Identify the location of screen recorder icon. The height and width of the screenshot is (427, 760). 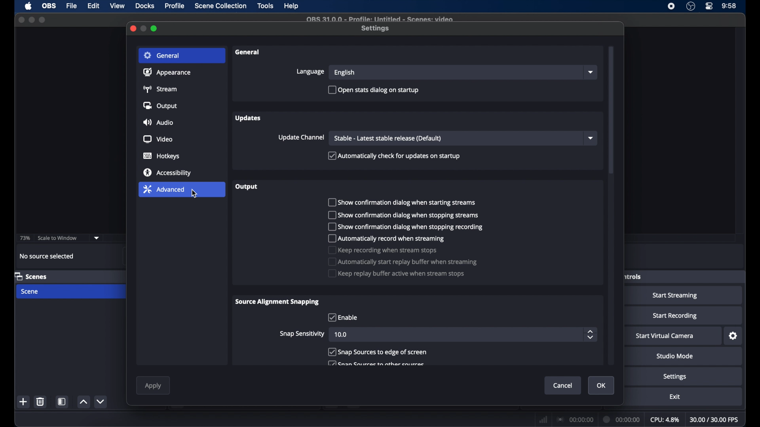
(671, 6).